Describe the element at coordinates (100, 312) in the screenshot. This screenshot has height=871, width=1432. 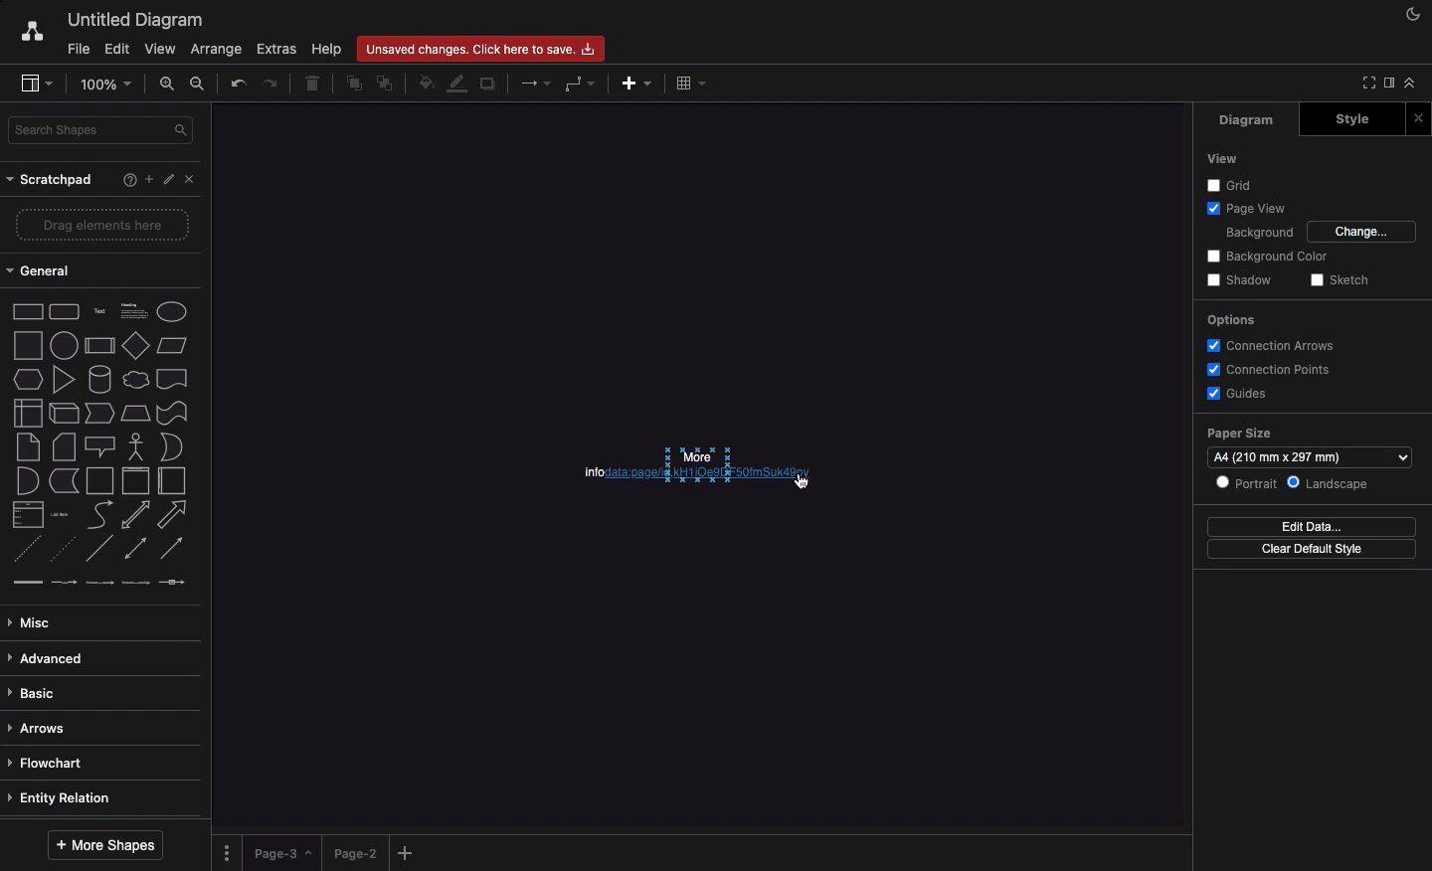
I see `text` at that location.